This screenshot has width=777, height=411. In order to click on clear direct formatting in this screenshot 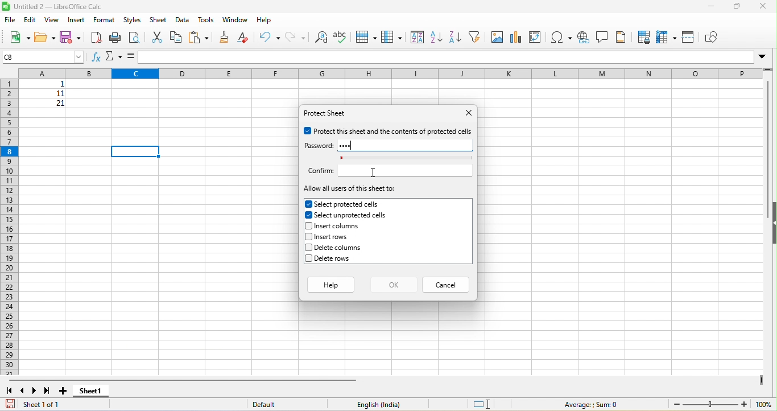, I will do `click(246, 38)`.